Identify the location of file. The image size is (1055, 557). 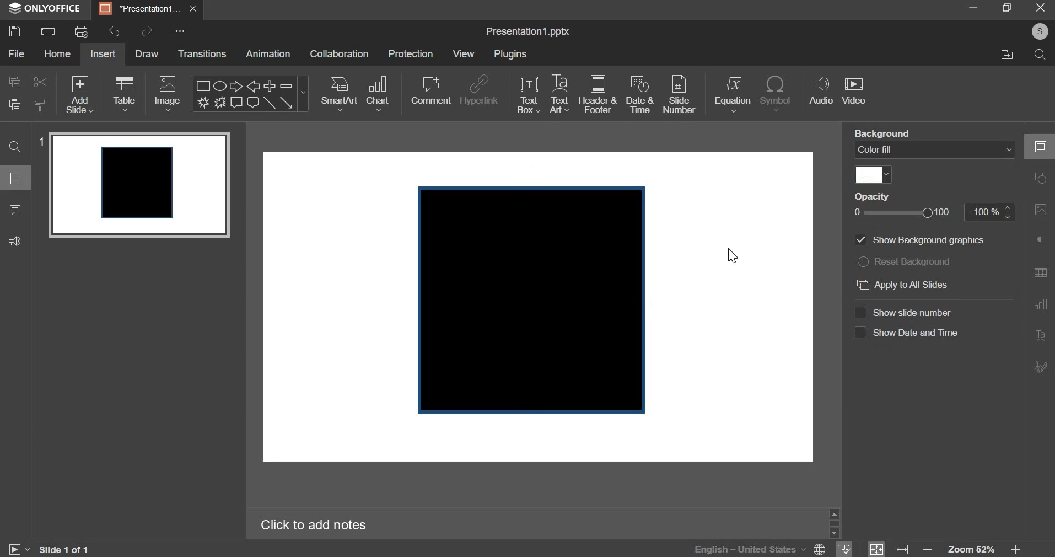
(15, 53).